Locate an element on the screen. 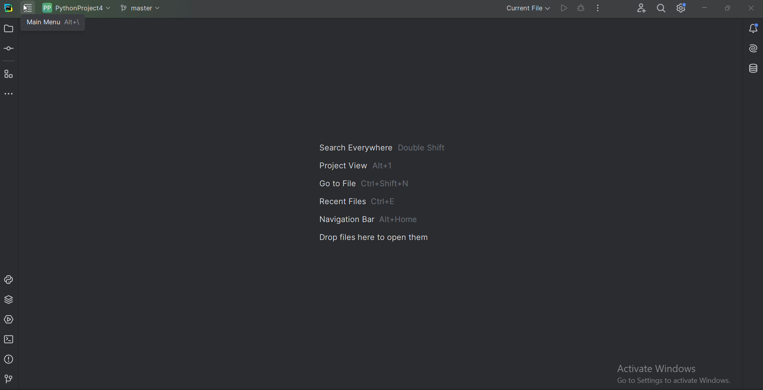  More Actions is located at coordinates (600, 8).